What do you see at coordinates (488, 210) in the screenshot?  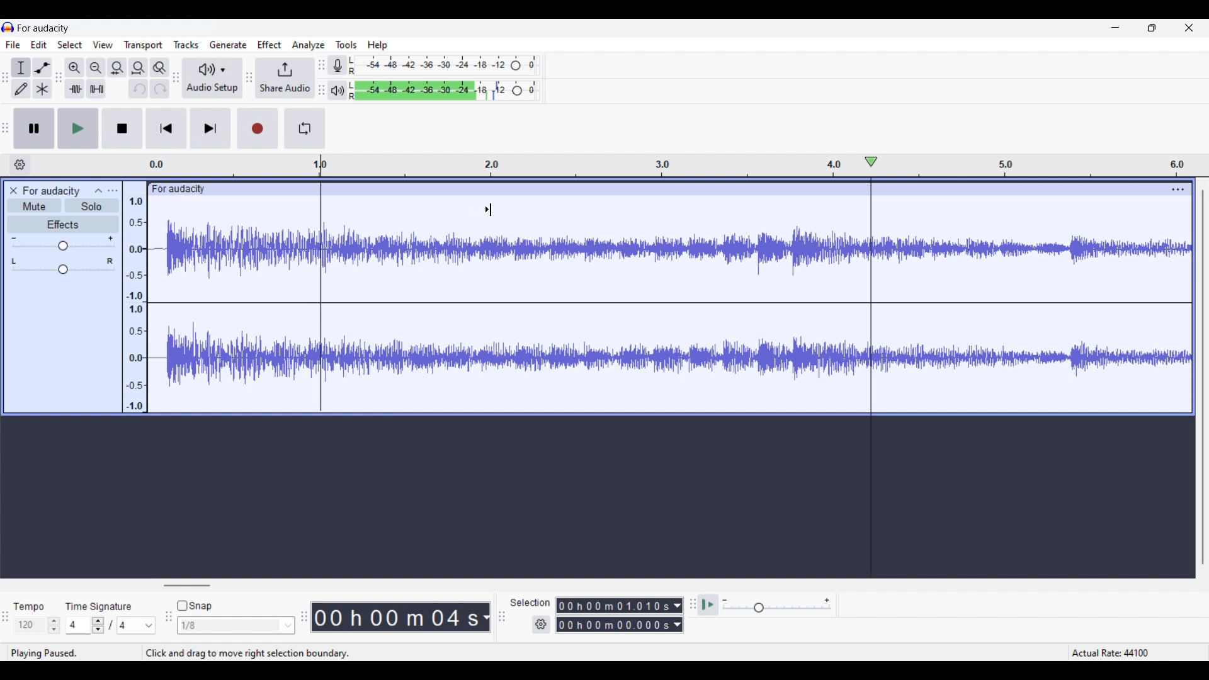 I see `Cursor` at bounding box center [488, 210].